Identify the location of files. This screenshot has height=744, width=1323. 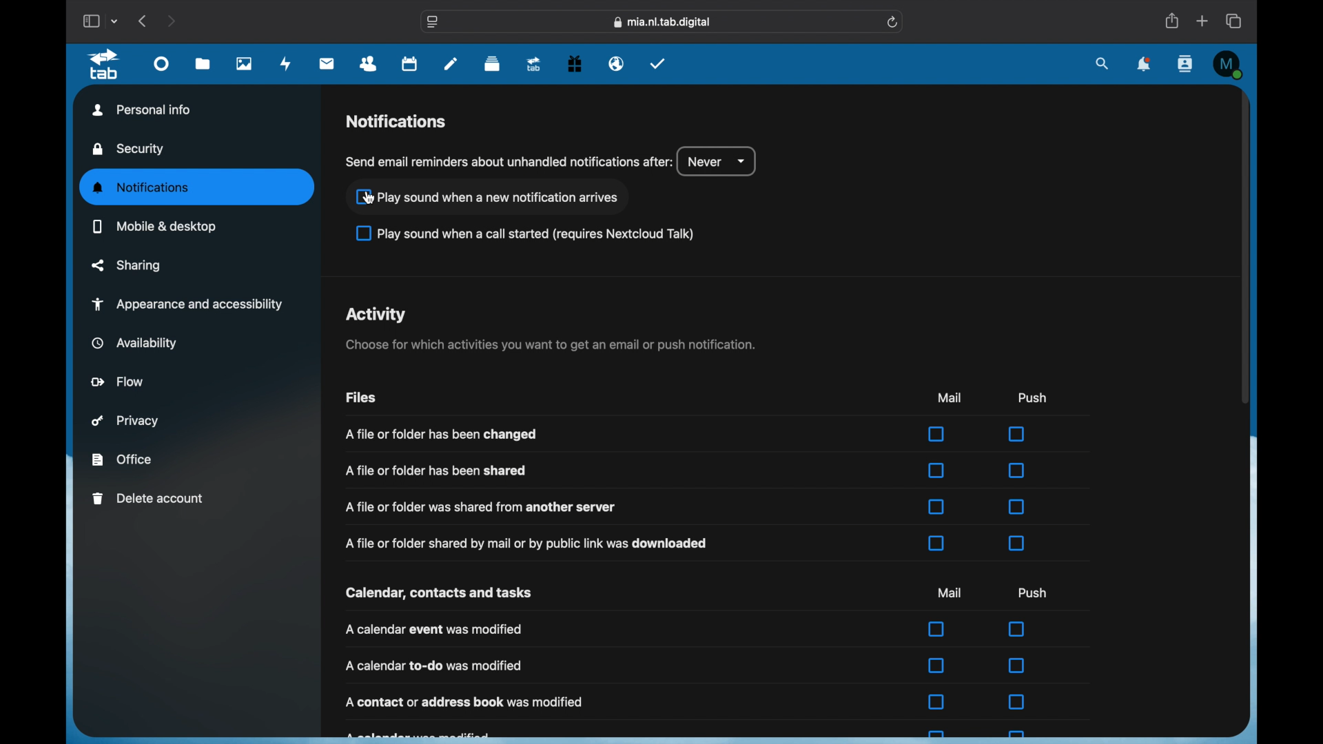
(359, 397).